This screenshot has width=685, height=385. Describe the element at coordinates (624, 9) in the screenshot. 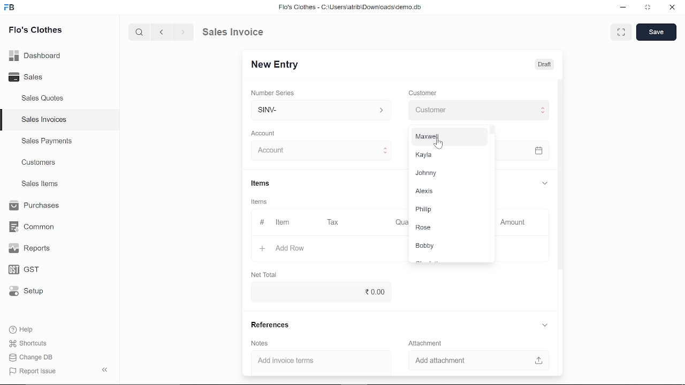

I see `minimize` at that location.